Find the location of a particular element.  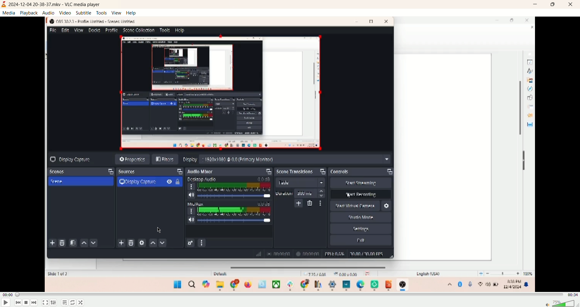

help is located at coordinates (132, 13).